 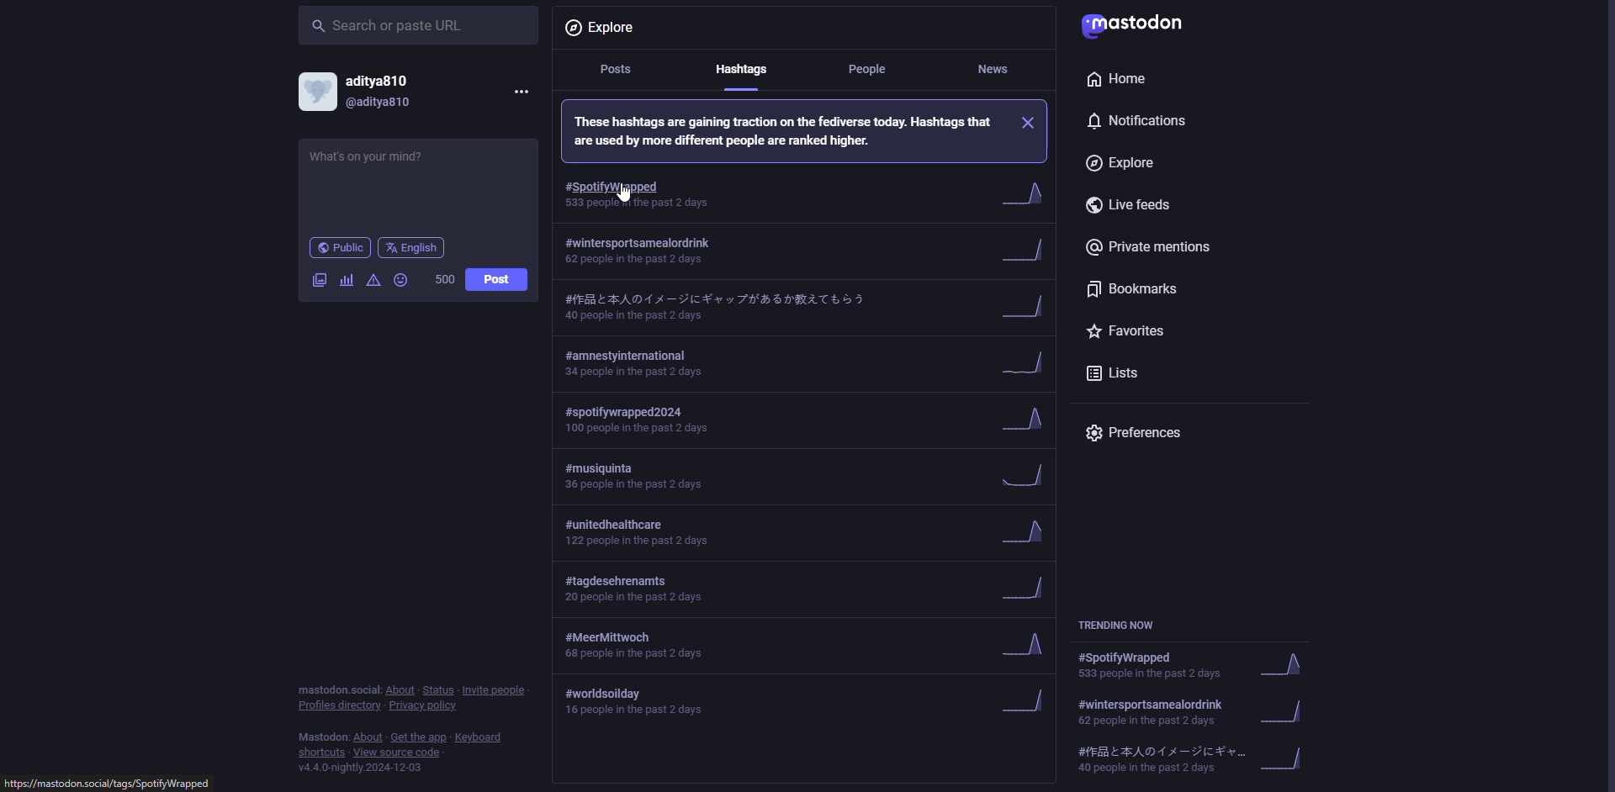 I want to click on trending , so click(x=1187, y=758).